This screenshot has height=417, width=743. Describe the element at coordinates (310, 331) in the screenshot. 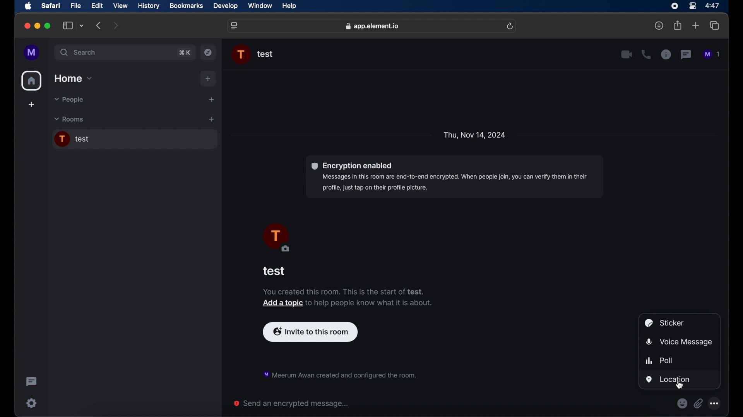

I see `invite to this room` at that location.